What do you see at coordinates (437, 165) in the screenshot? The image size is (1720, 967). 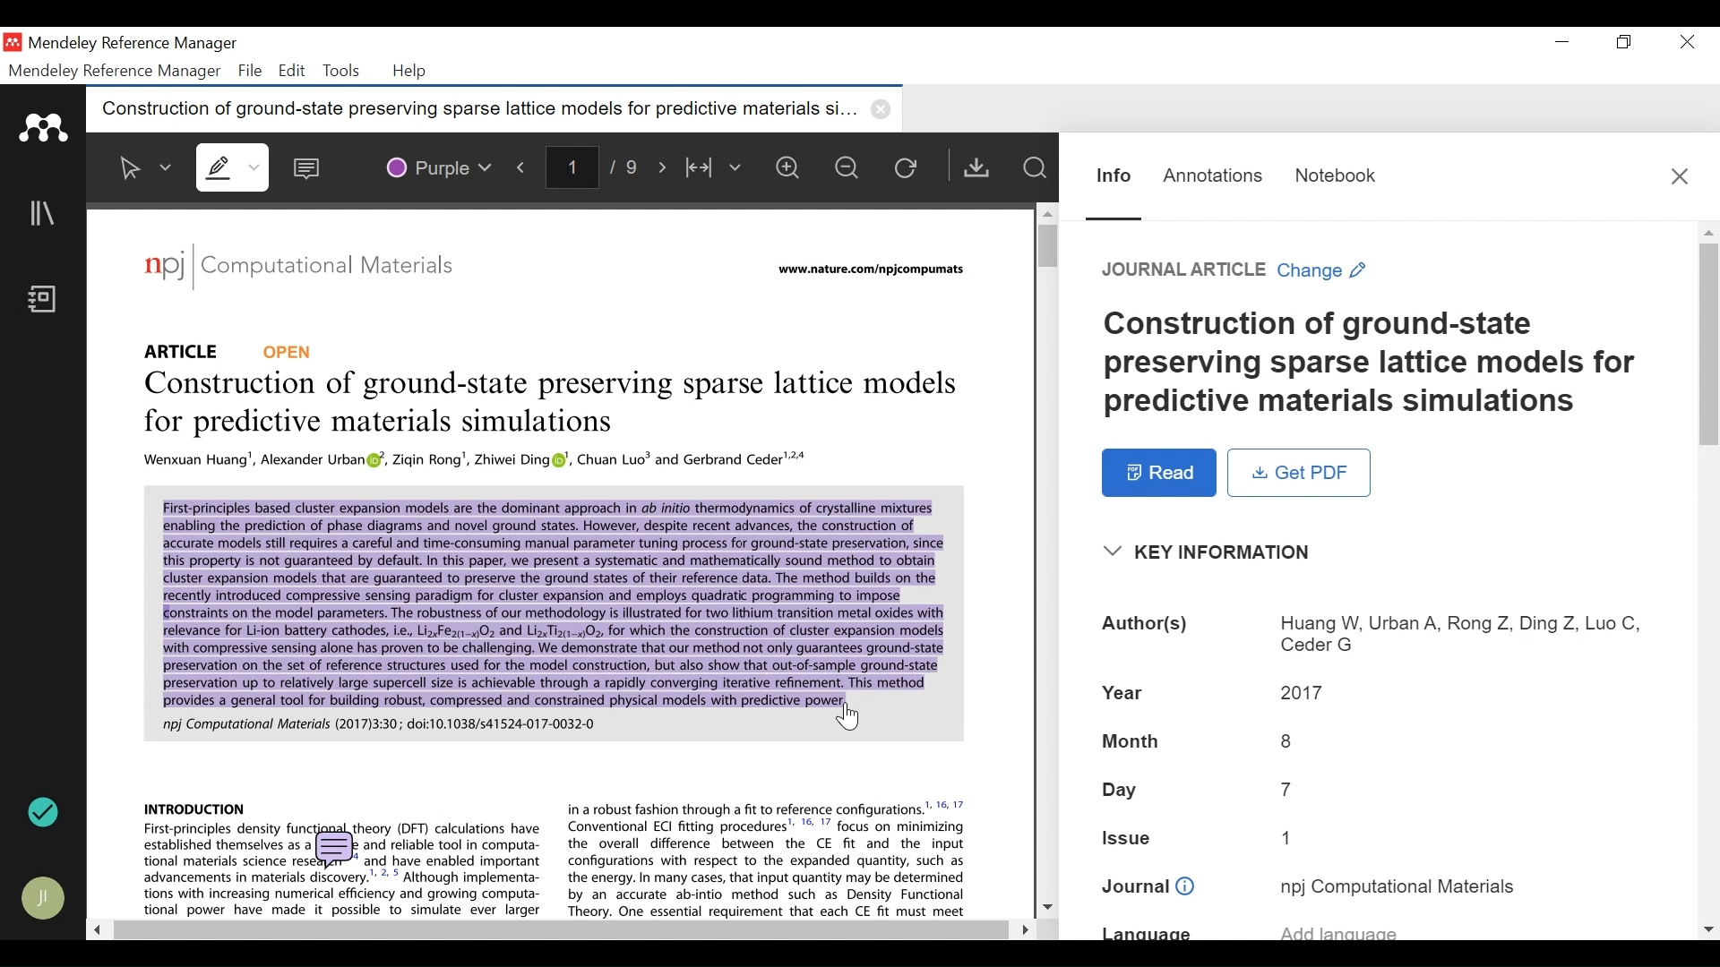 I see `Color` at bounding box center [437, 165].